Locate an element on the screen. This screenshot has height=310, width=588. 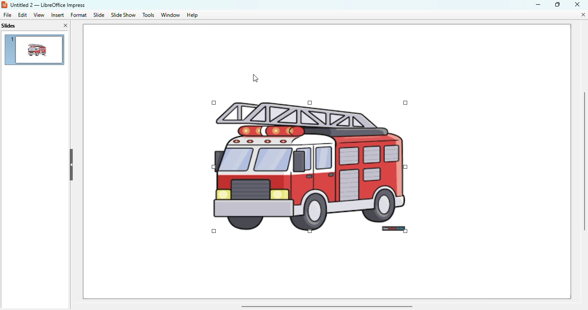
logo is located at coordinates (4, 5).